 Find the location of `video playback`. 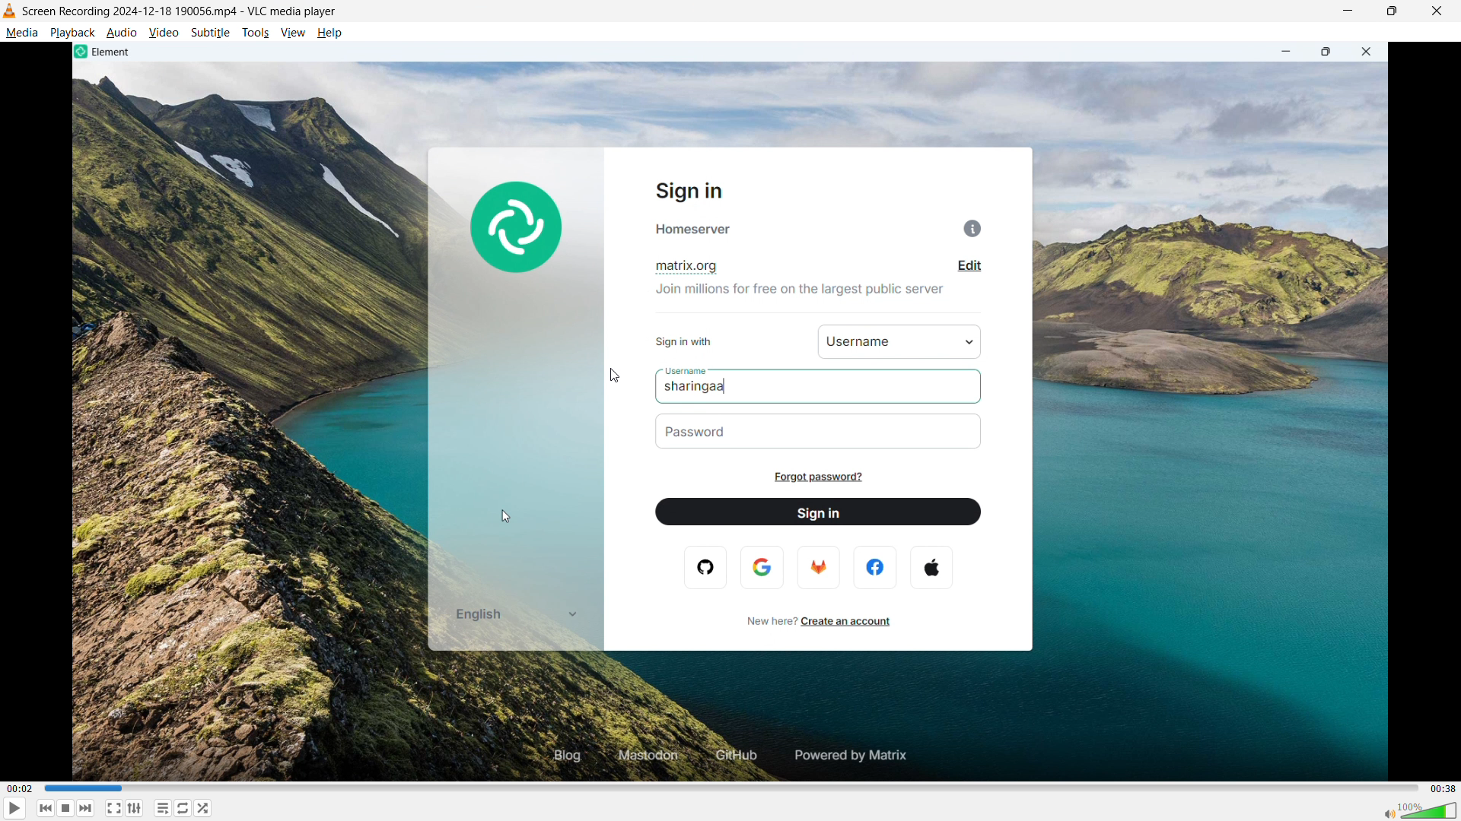

video playback is located at coordinates (730, 410).